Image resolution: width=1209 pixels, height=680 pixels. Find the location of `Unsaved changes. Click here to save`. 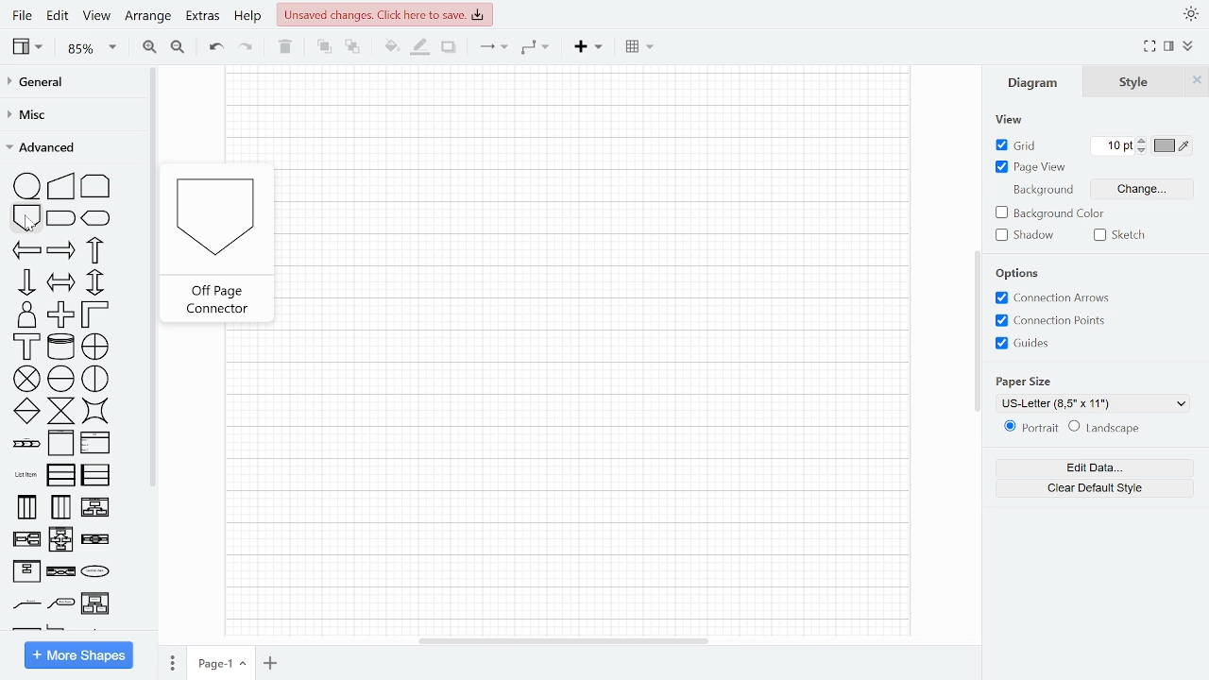

Unsaved changes. Click here to save is located at coordinates (383, 14).